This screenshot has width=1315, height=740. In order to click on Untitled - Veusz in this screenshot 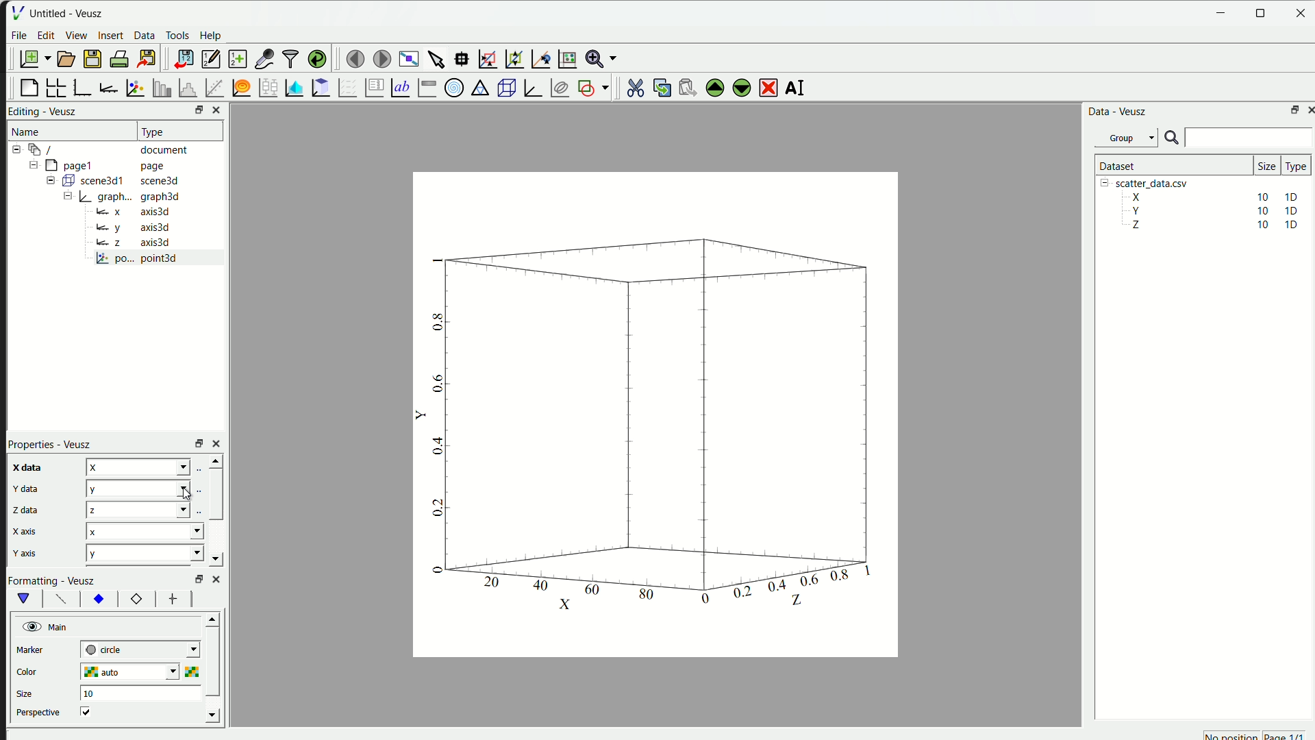, I will do `click(69, 12)`.